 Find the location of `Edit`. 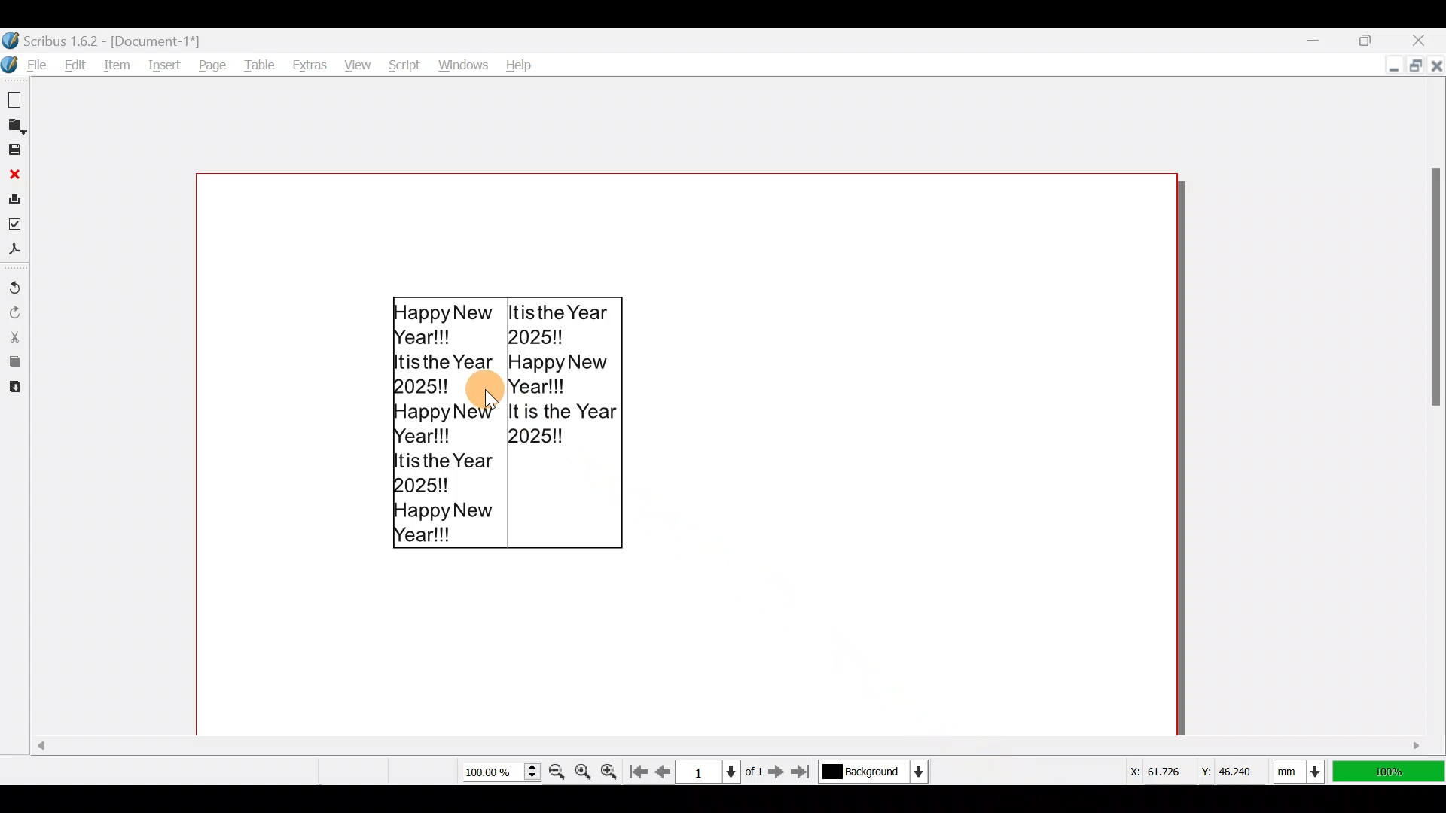

Edit is located at coordinates (76, 65).